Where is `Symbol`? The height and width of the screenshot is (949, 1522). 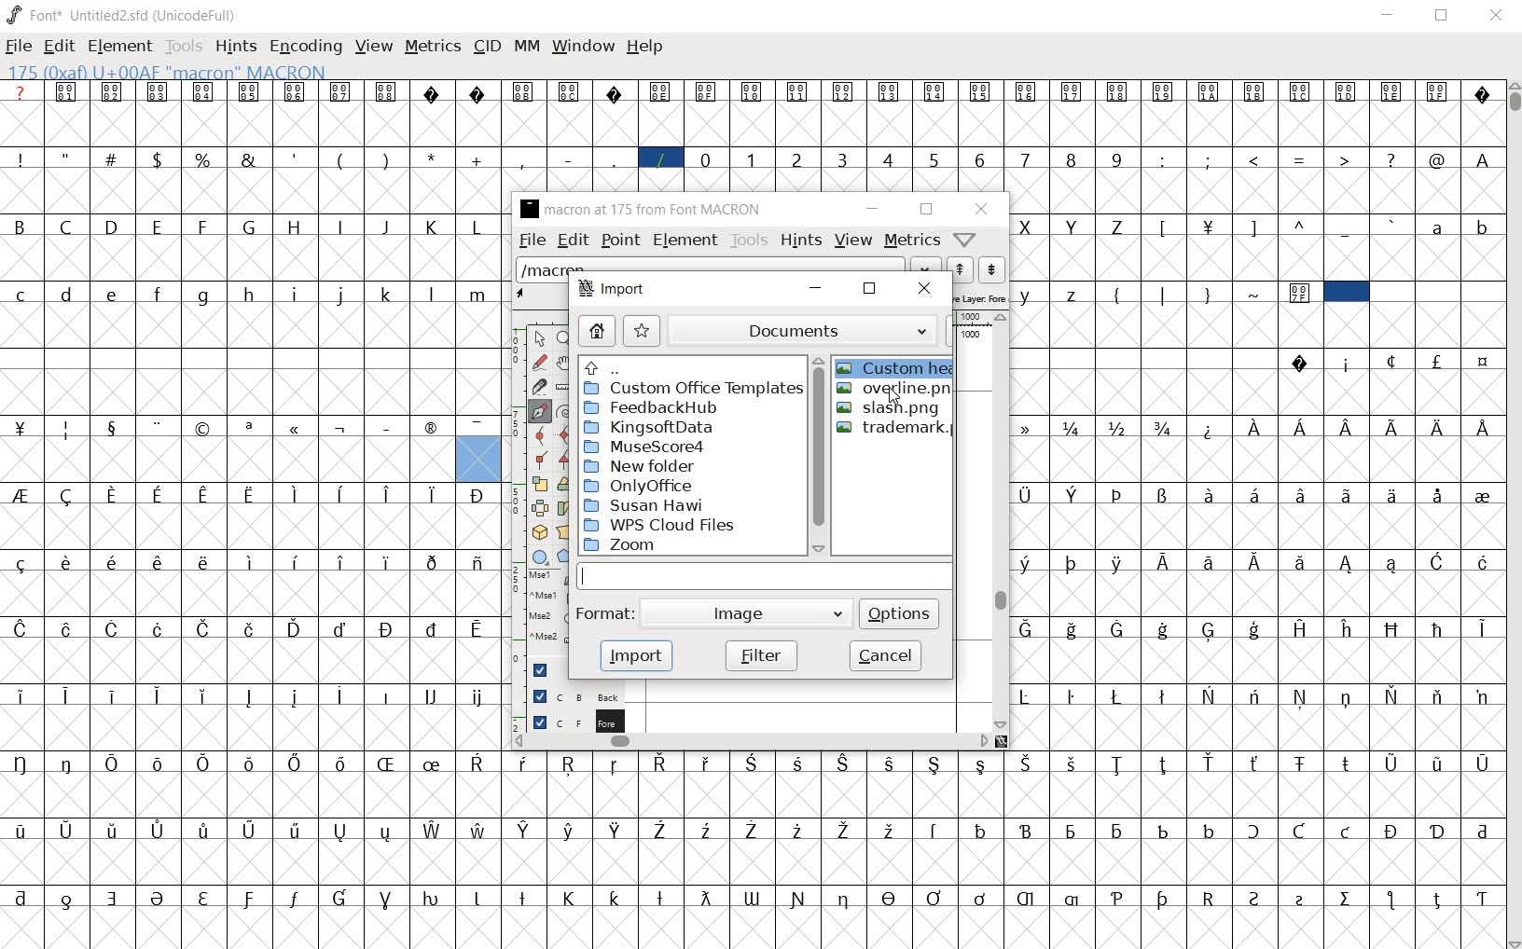 Symbol is located at coordinates (935, 765).